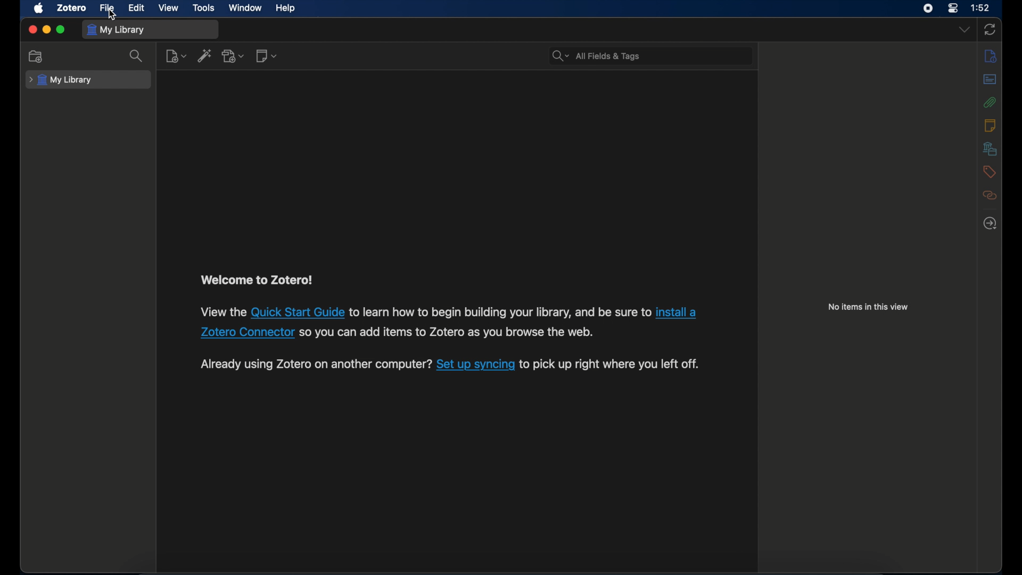 This screenshot has height=575, width=1022. I want to click on no items in this view, so click(869, 307).